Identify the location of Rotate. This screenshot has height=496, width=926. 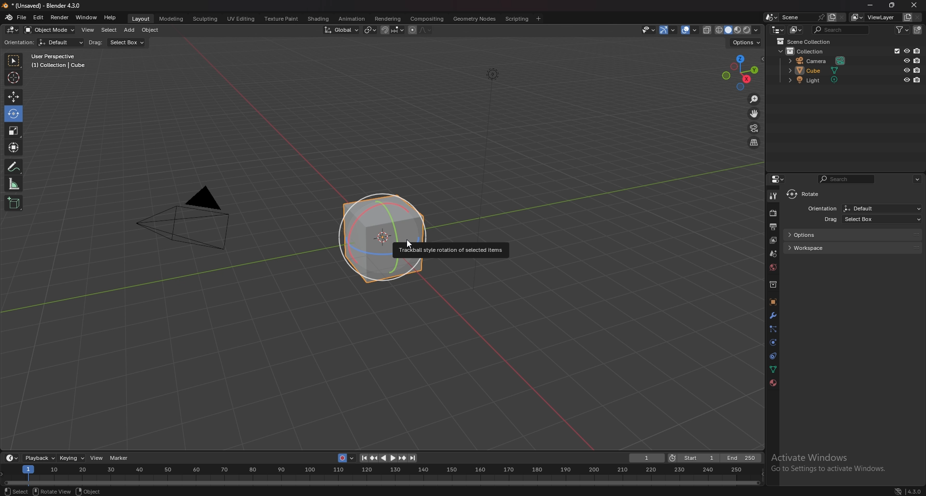
(13, 115).